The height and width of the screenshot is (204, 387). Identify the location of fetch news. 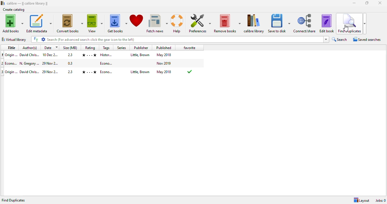
(158, 24).